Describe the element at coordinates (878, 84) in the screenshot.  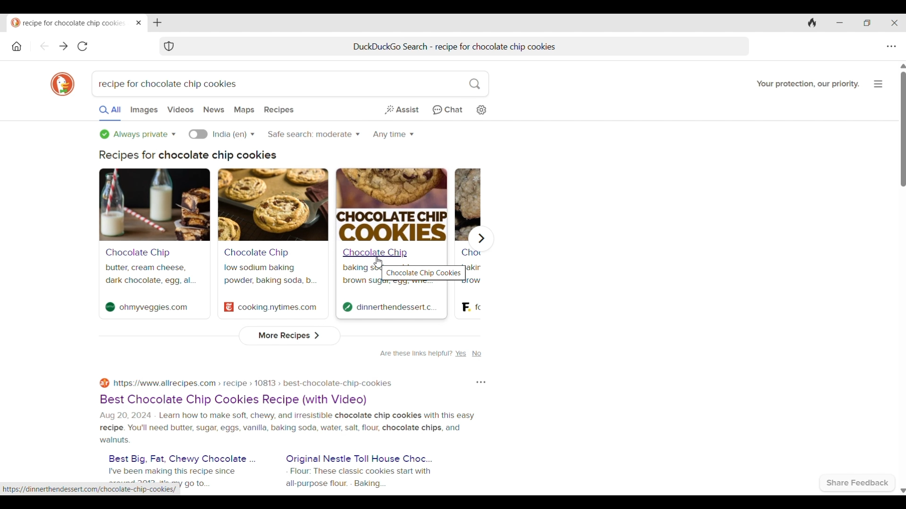
I see `More about browser` at that location.